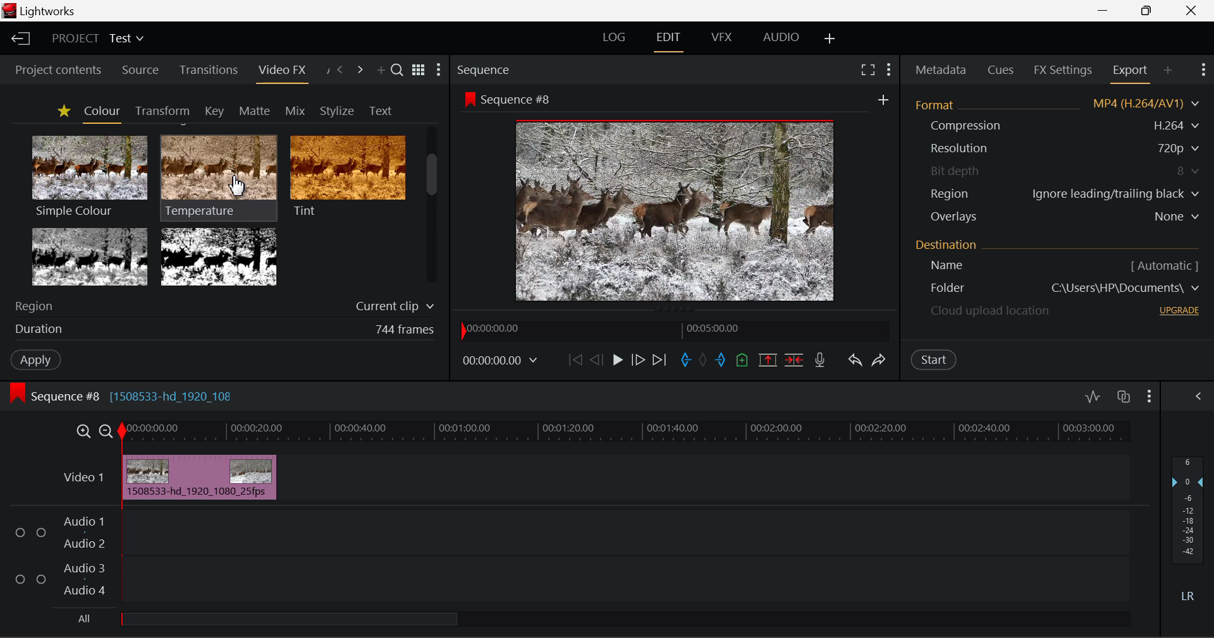 The image size is (1214, 638). Describe the element at coordinates (40, 578) in the screenshot. I see `Checkbox` at that location.